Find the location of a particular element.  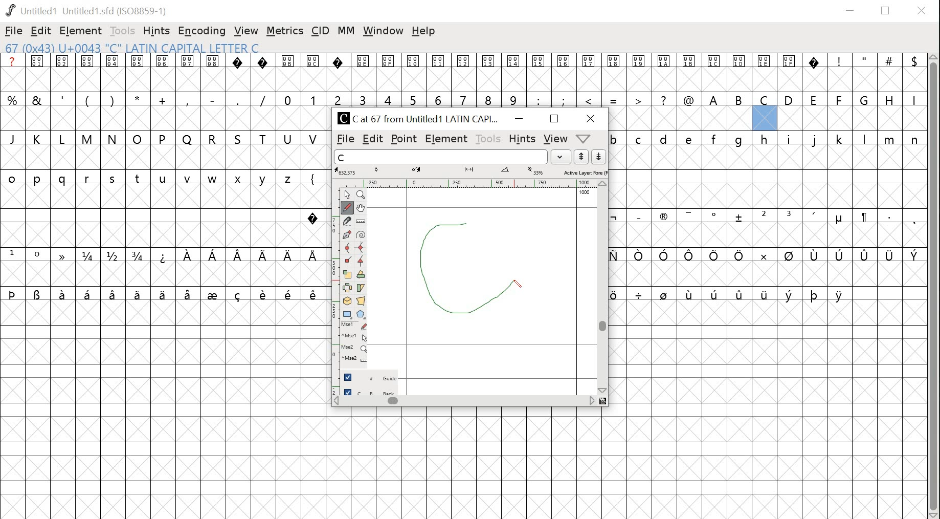

67 (0x43) U+0043 "C" LATIN CAPITAL LETTER C is located at coordinates (144, 48).